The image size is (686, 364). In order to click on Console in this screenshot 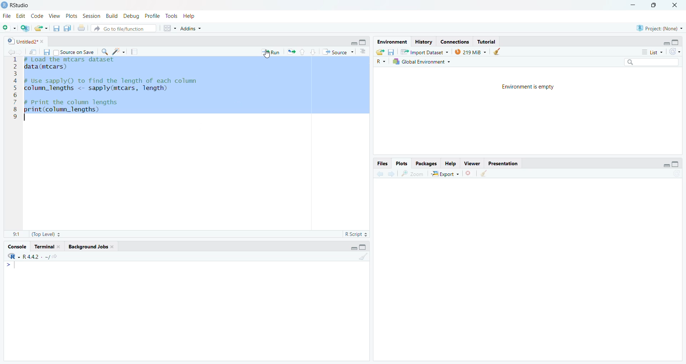, I will do `click(187, 310)`.